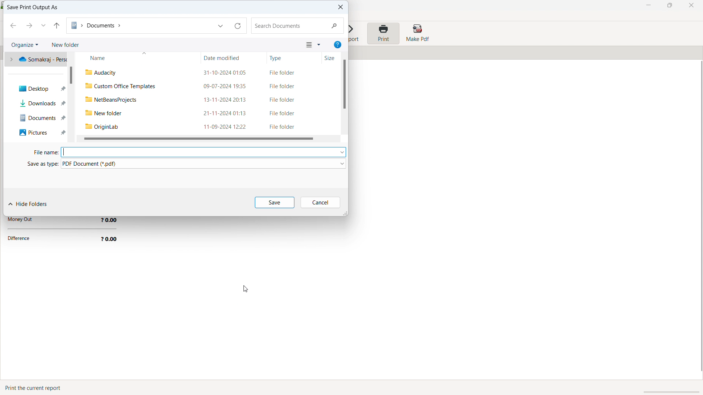 This screenshot has width=703, height=395. I want to click on recent locations, so click(44, 25).